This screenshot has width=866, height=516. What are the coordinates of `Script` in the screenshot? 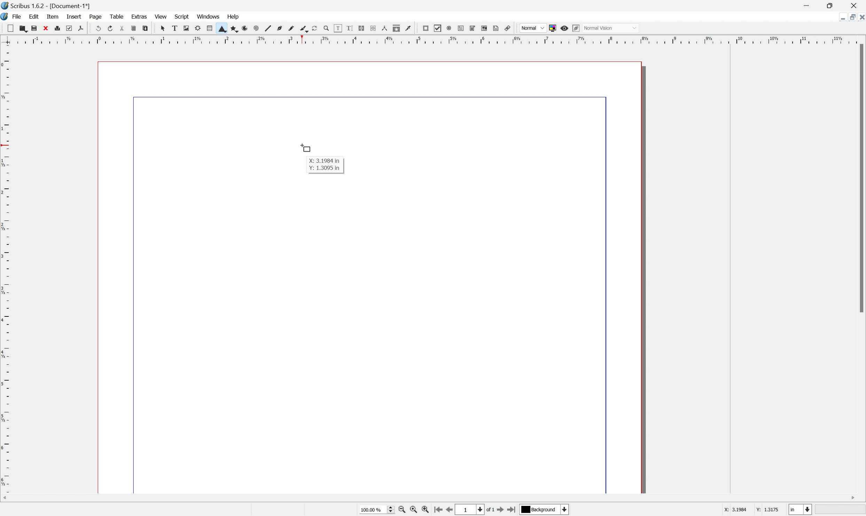 It's located at (182, 16).